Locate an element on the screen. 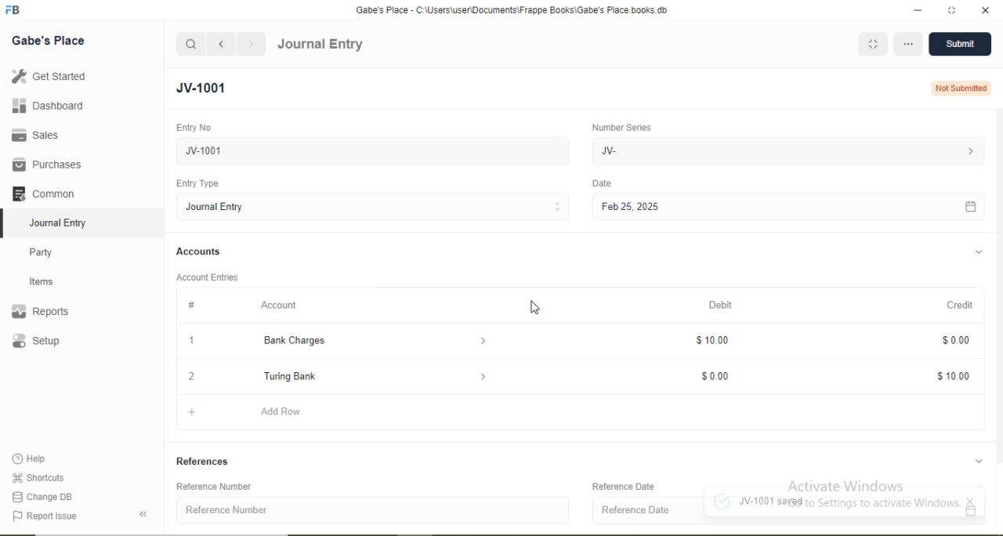 The image size is (1003, 536). Items is located at coordinates (51, 281).